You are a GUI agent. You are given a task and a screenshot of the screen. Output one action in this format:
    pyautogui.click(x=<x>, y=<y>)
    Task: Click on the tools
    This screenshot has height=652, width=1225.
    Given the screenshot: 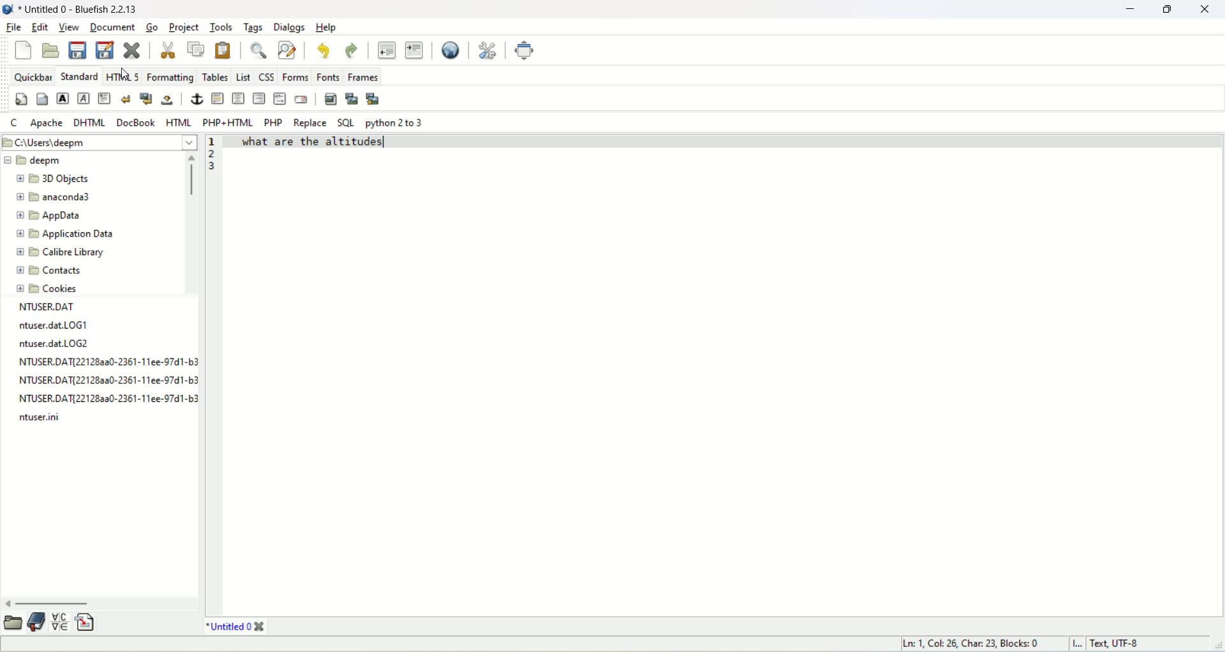 What is the action you would take?
    pyautogui.click(x=222, y=27)
    